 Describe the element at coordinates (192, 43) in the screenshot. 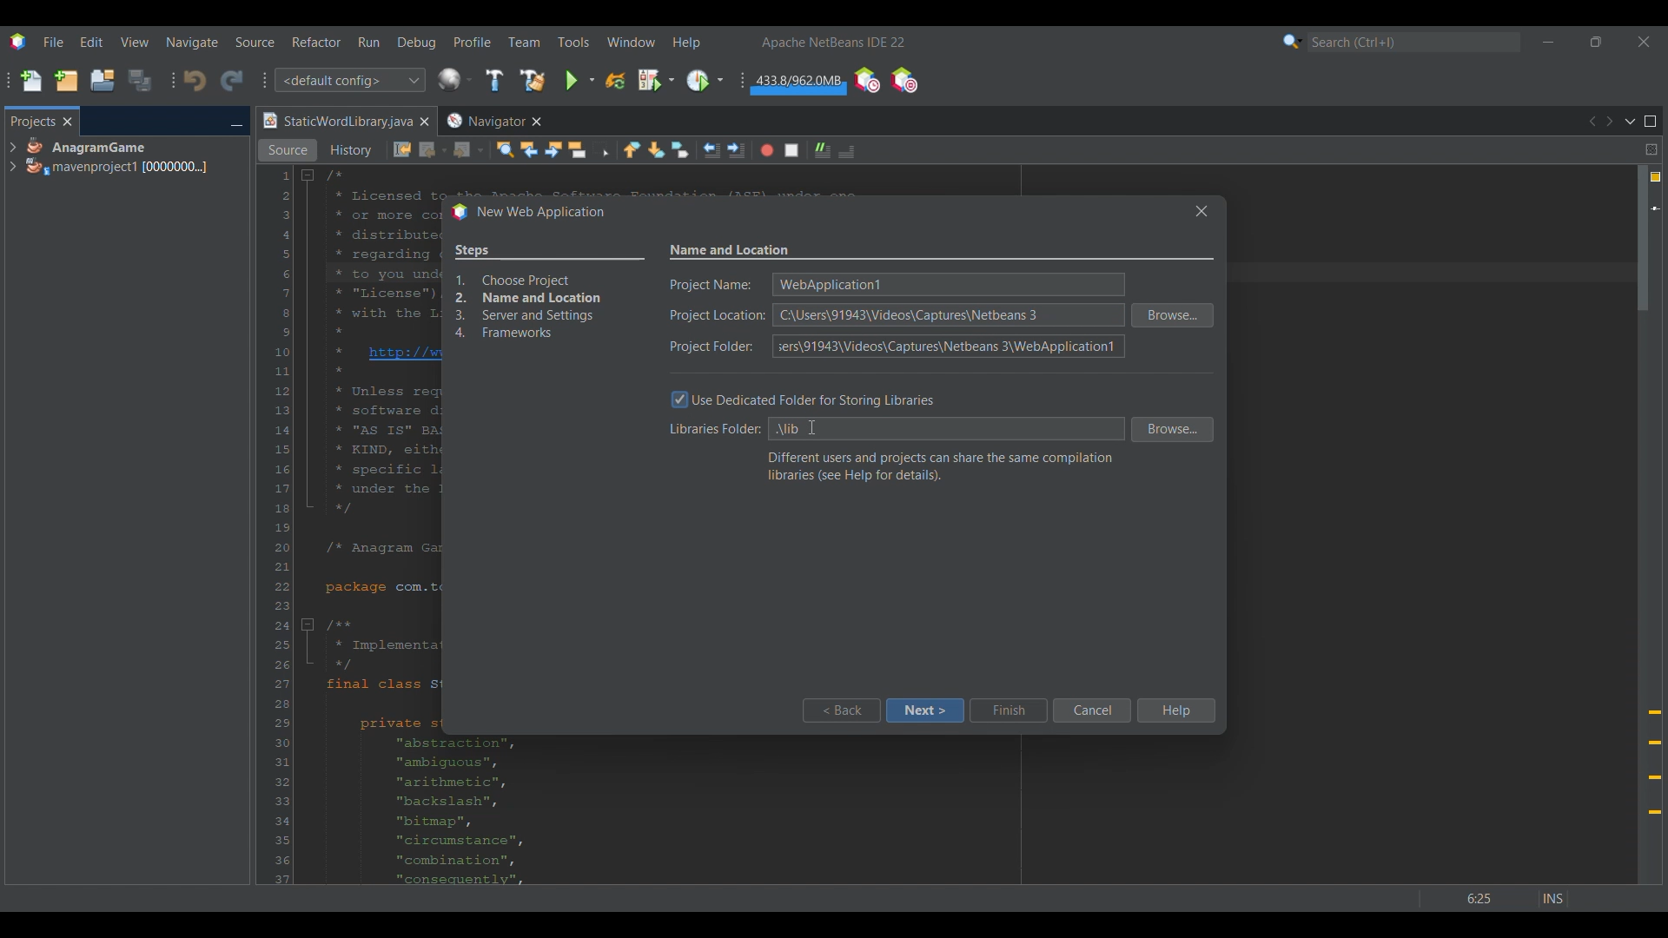

I see `Naviagate menu` at that location.